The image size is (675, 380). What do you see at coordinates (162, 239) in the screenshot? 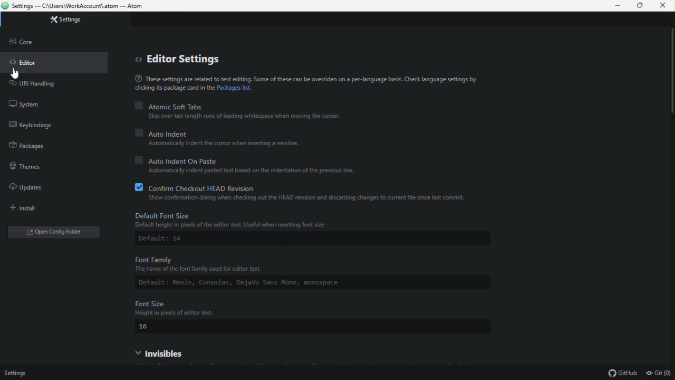
I see `Default: 14` at bounding box center [162, 239].